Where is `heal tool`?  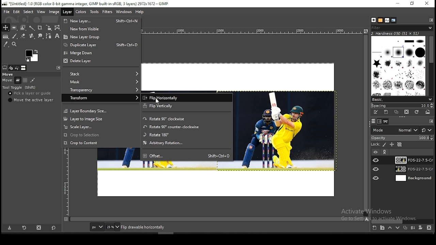 heal tool is located at coordinates (31, 36).